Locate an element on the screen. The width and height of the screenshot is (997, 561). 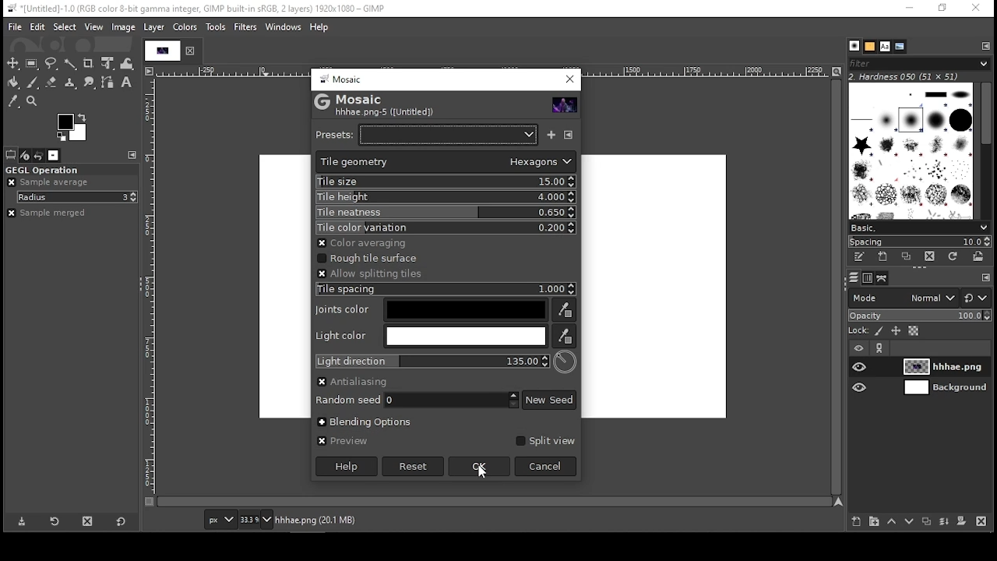
brushes is located at coordinates (854, 46).